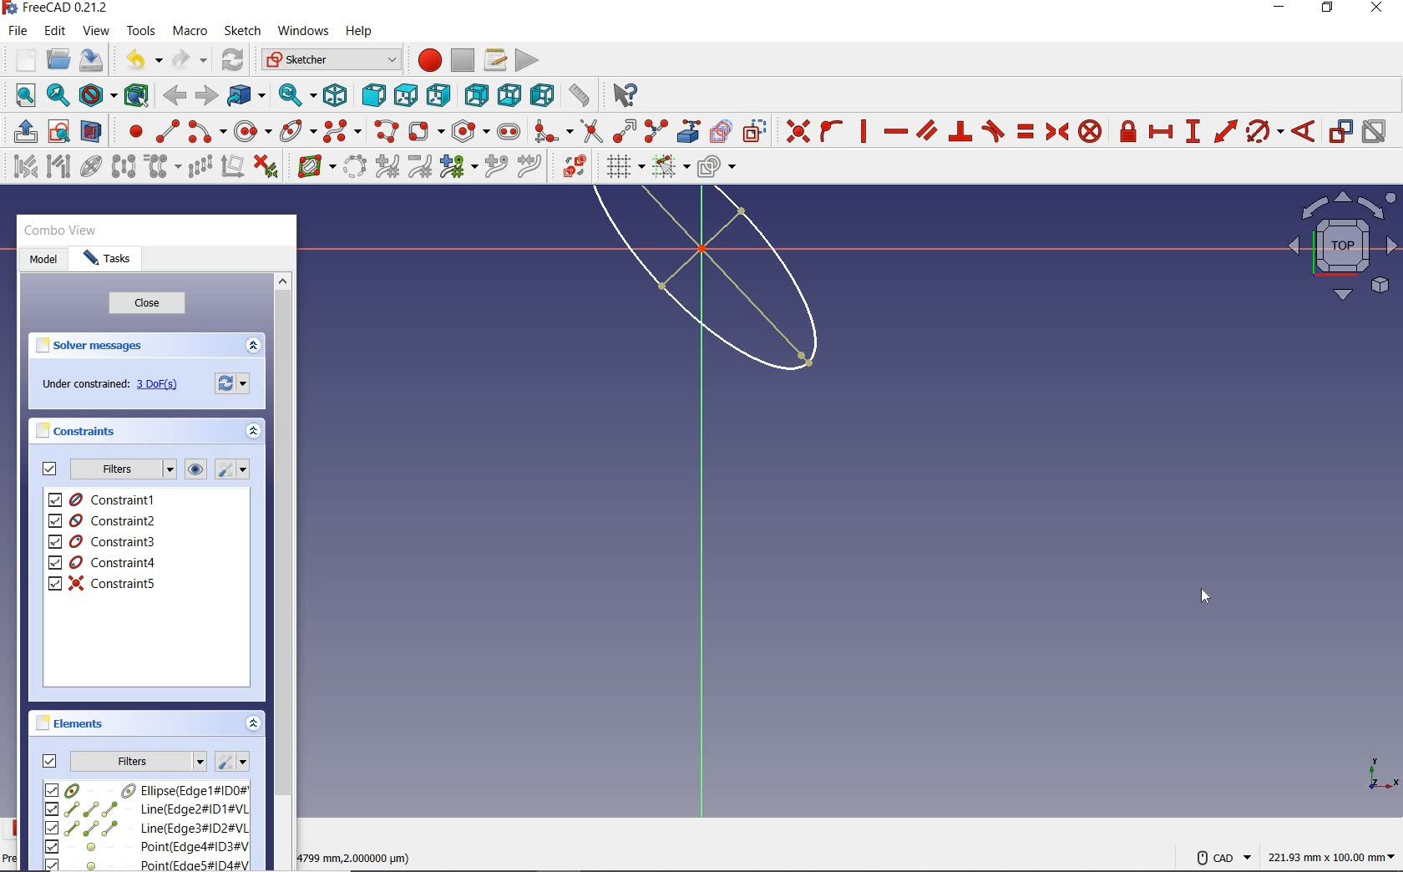 Image resolution: width=1403 pixels, height=872 pixels. What do you see at coordinates (1219, 855) in the screenshot?
I see `CAD Navigation Style` at bounding box center [1219, 855].